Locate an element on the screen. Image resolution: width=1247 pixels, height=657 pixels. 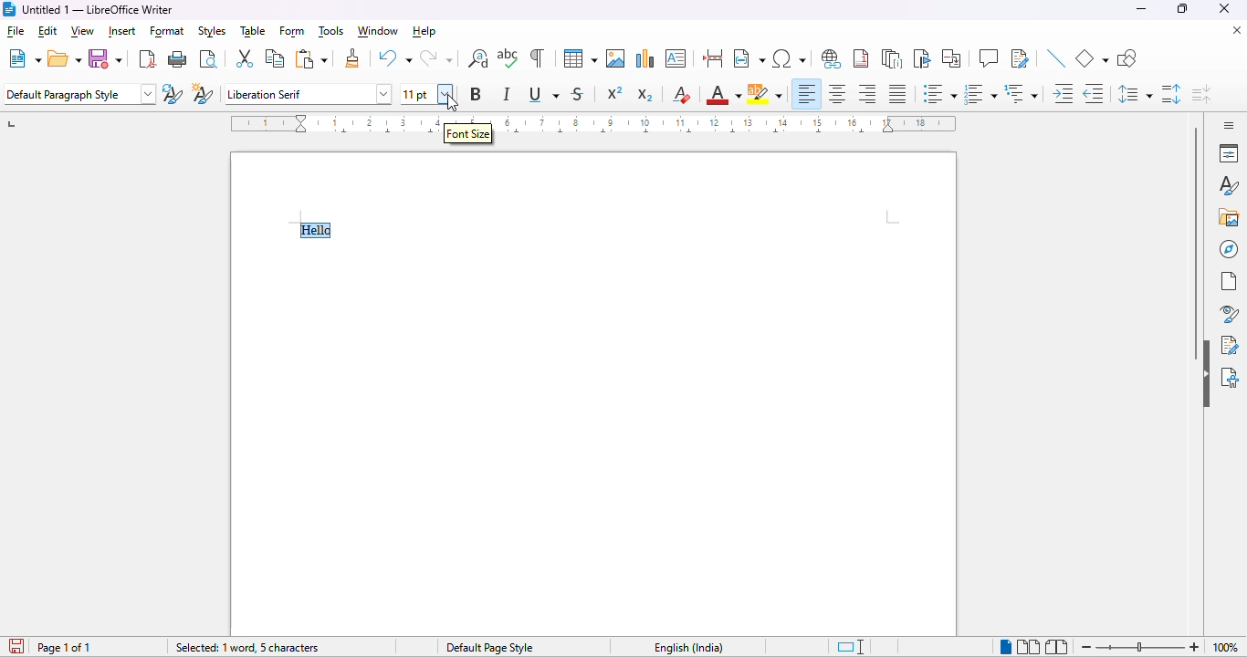
justified is located at coordinates (898, 94).